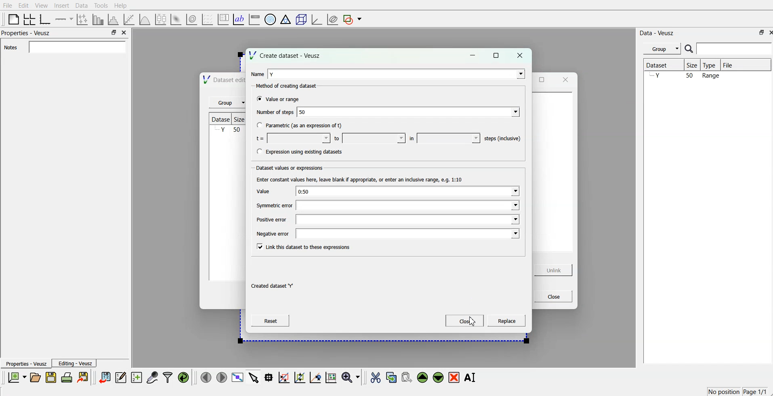 The image size is (773, 396). I want to click on File, so click(8, 5).